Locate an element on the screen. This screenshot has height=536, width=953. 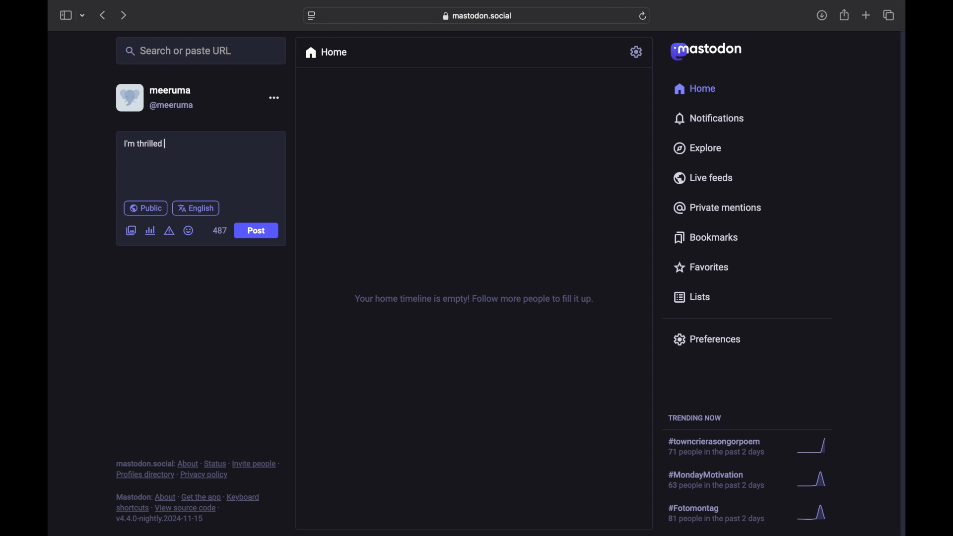
share is located at coordinates (845, 15).